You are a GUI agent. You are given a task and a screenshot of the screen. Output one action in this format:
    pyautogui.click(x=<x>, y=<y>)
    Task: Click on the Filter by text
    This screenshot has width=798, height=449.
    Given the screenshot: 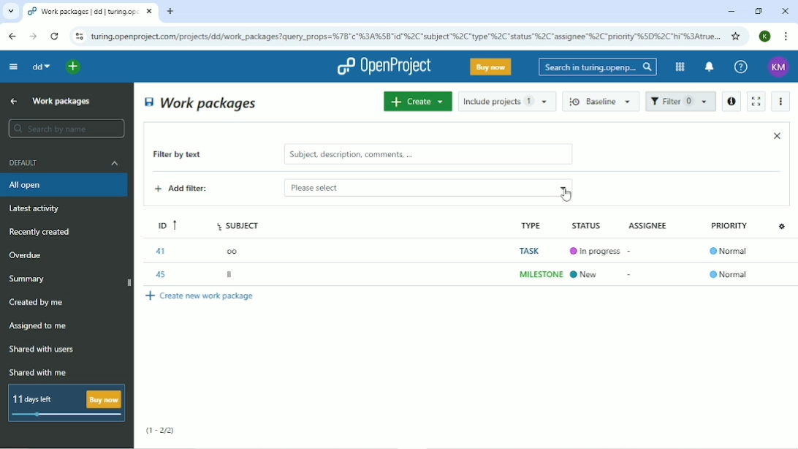 What is the action you would take?
    pyautogui.click(x=188, y=156)
    